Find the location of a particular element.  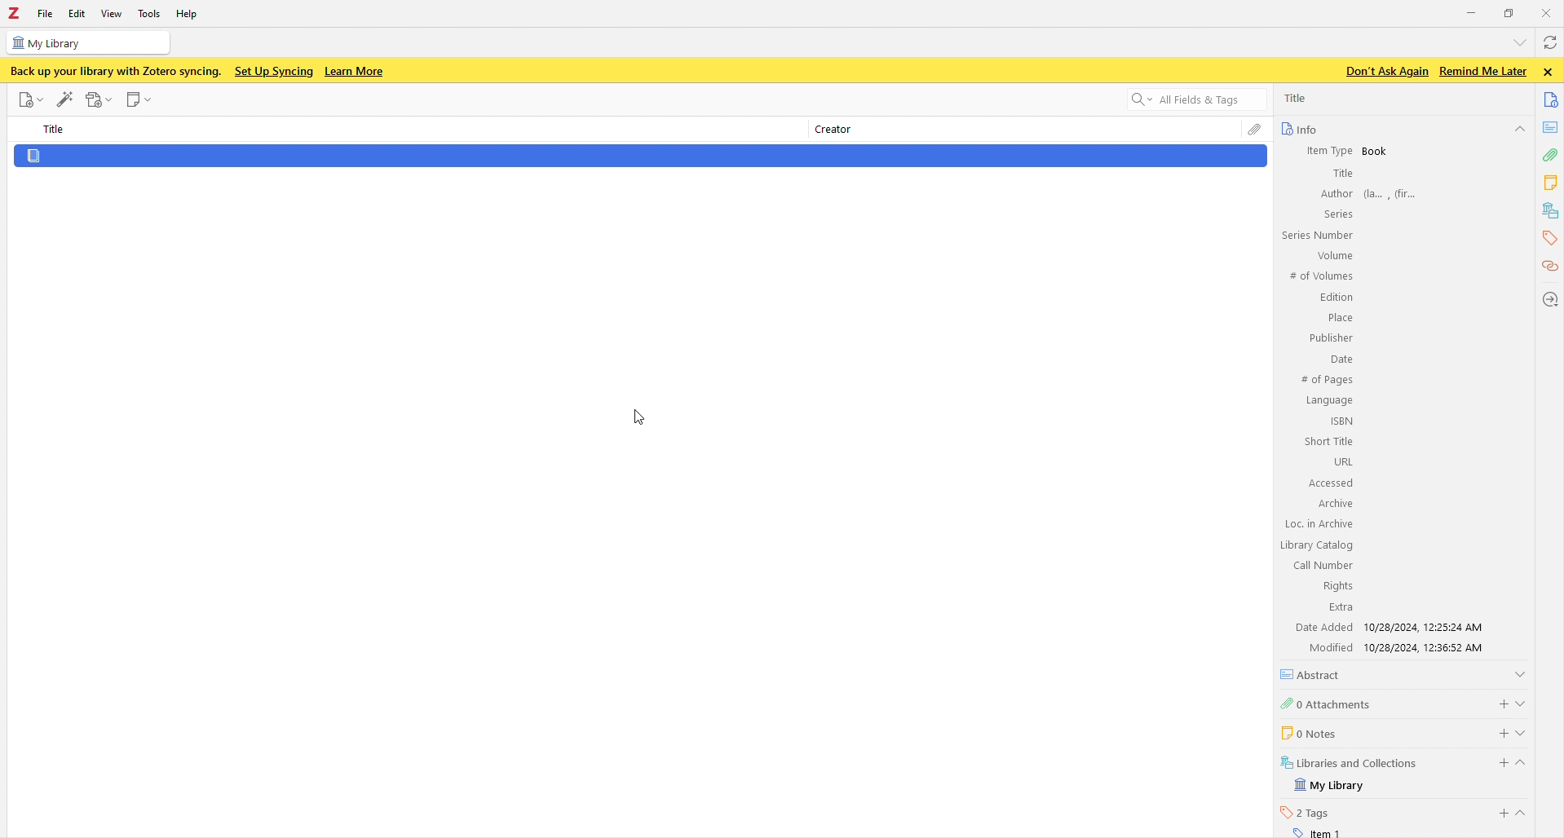

show is located at coordinates (1524, 701).